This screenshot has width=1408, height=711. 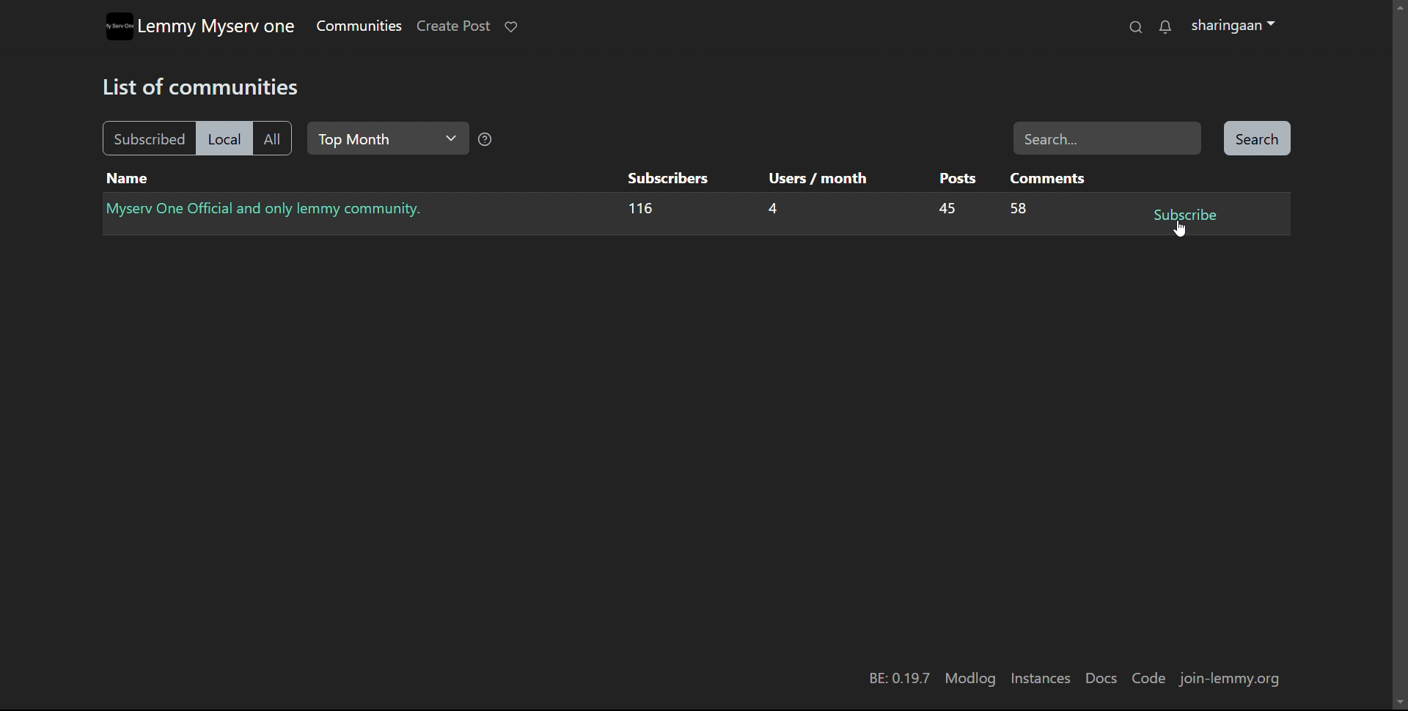 I want to click on List of communities, so click(x=206, y=85).